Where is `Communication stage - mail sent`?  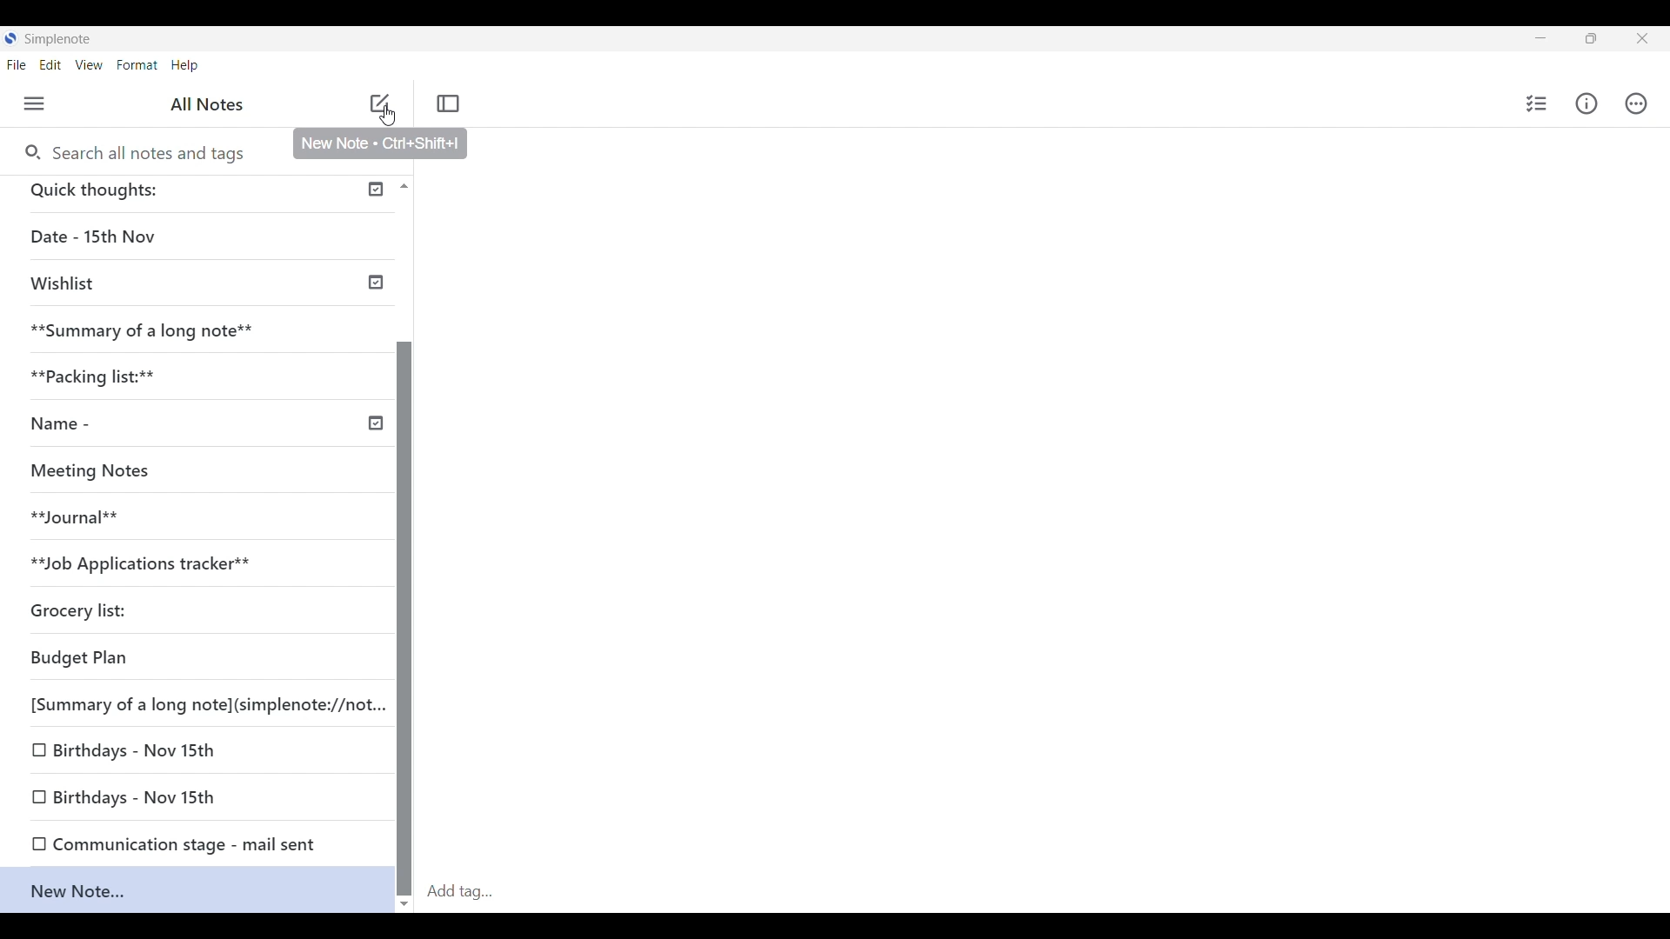 Communication stage - mail sent is located at coordinates (198, 843).